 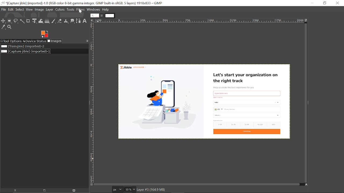 I want to click on Windows, so click(x=94, y=9).